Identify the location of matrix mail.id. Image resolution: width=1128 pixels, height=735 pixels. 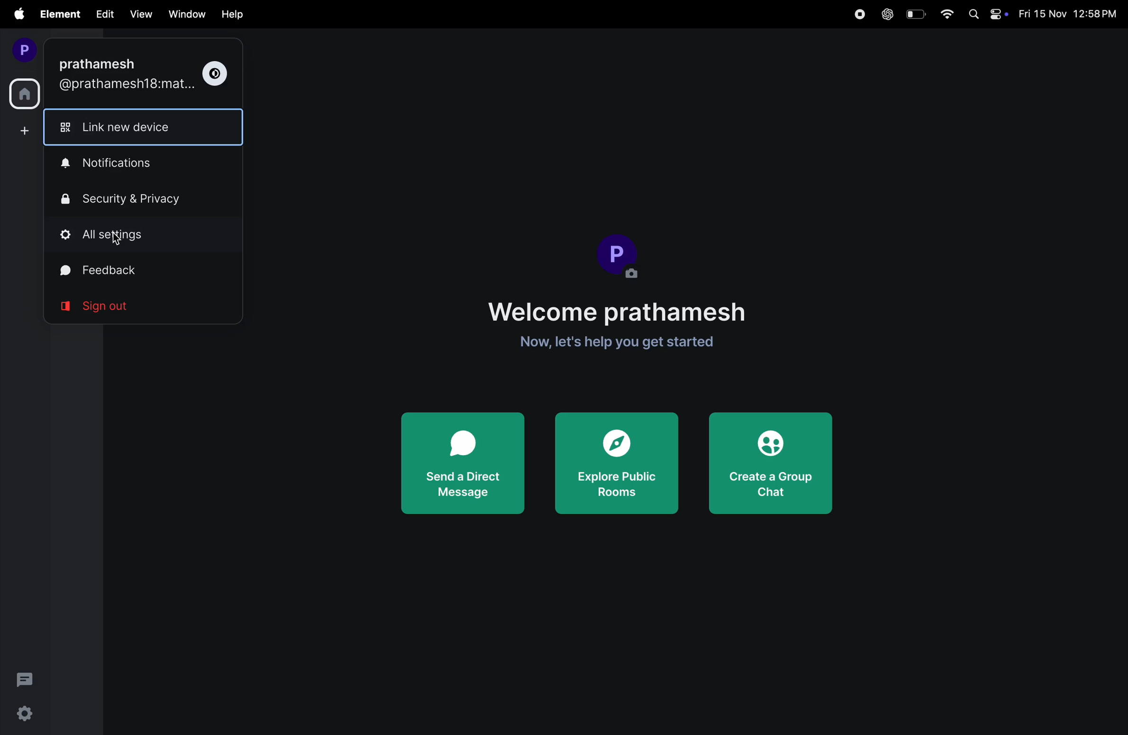
(124, 83).